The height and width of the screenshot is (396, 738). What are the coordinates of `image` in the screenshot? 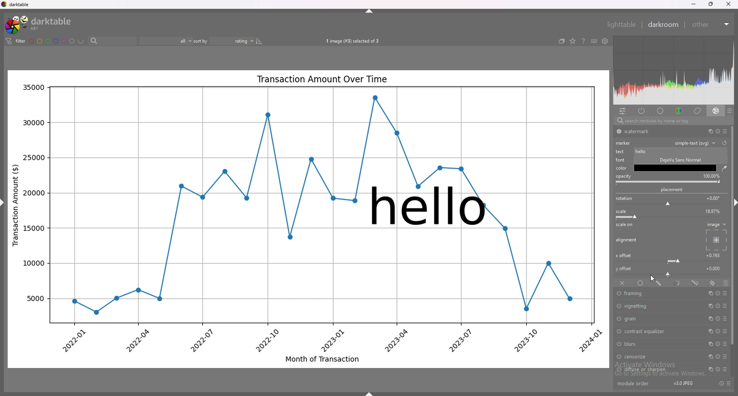 It's located at (716, 224).